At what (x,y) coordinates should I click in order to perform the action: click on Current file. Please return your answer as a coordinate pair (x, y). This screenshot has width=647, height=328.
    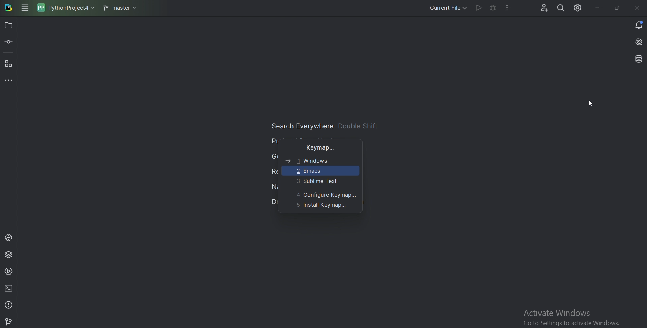
    Looking at the image, I should click on (441, 8).